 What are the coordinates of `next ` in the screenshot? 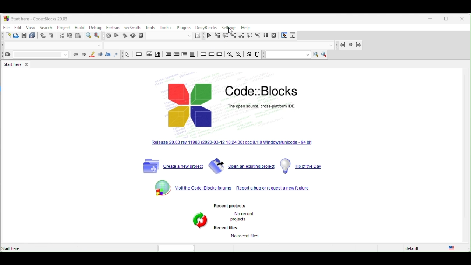 It's located at (84, 55).